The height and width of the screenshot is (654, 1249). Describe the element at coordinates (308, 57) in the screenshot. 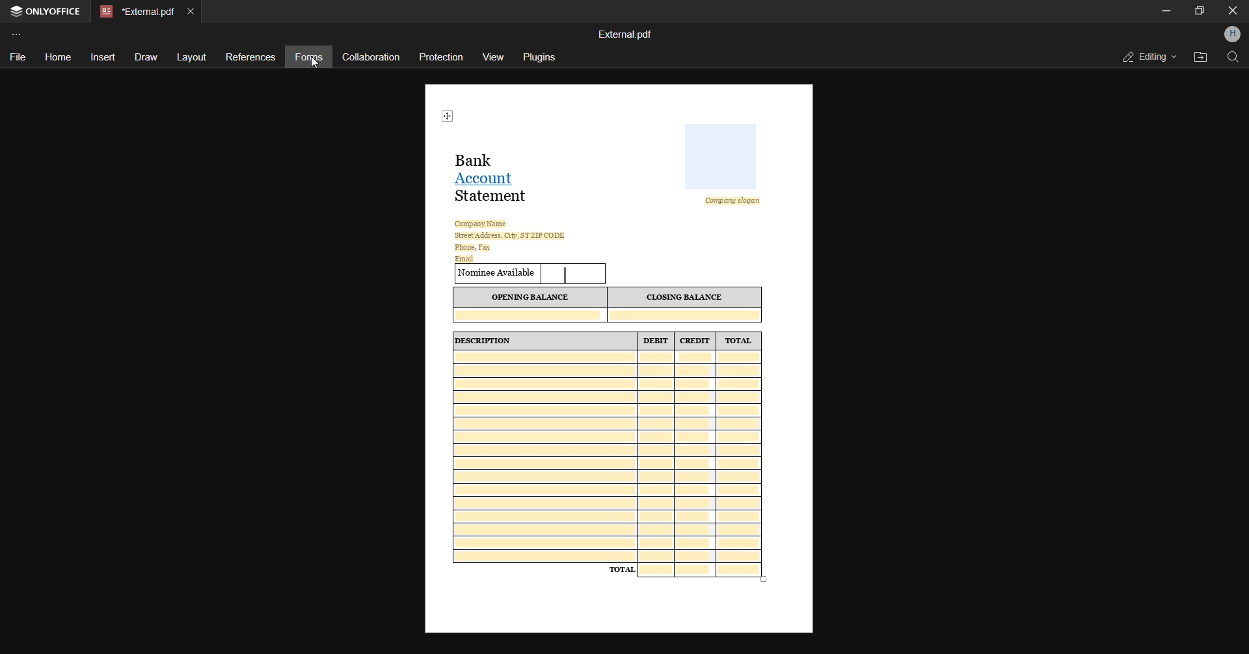

I see `forms` at that location.